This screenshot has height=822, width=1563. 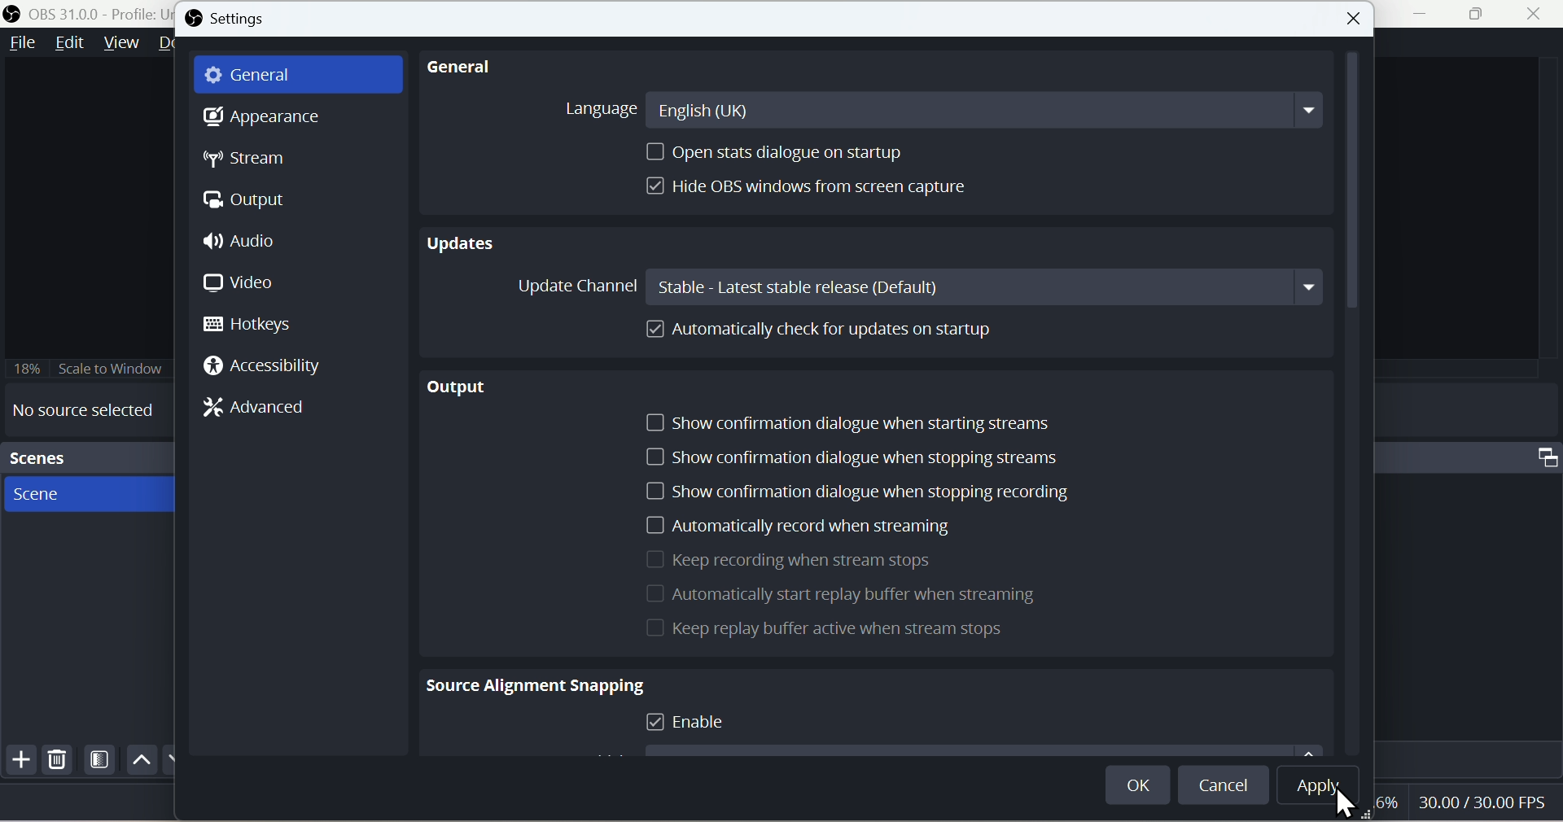 What do you see at coordinates (1542, 459) in the screenshot?
I see `Maximize Window` at bounding box center [1542, 459].